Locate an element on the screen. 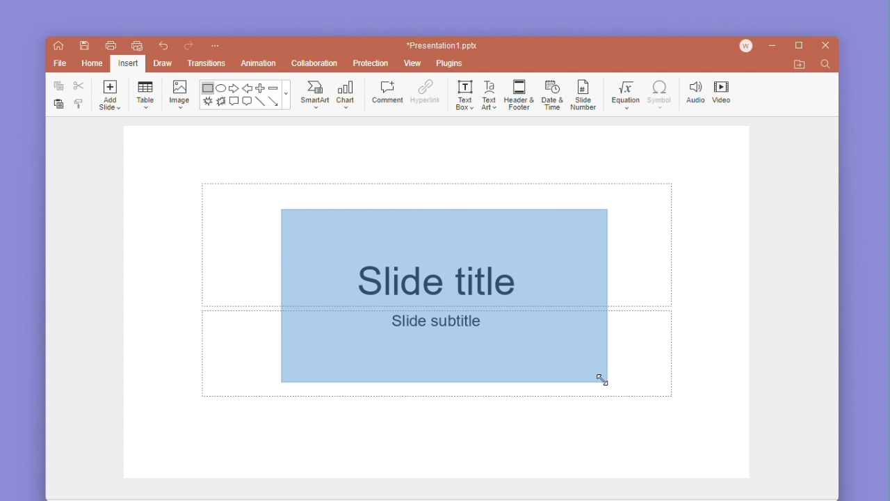 This screenshot has width=890, height=501. cut is located at coordinates (76, 87).